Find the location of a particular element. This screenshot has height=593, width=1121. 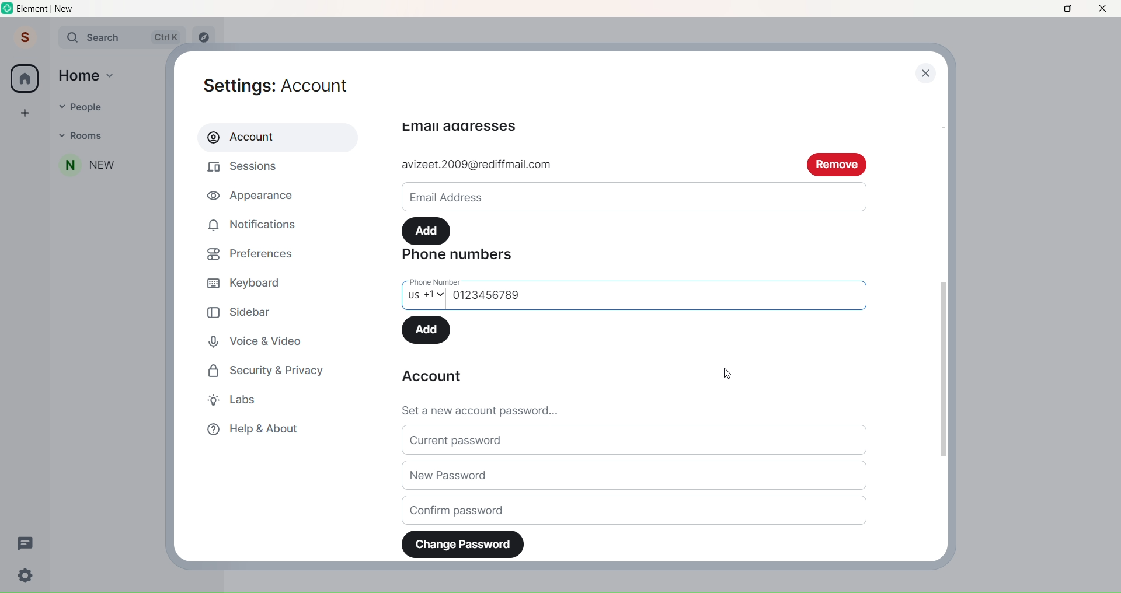

Set a new password is located at coordinates (639, 409).